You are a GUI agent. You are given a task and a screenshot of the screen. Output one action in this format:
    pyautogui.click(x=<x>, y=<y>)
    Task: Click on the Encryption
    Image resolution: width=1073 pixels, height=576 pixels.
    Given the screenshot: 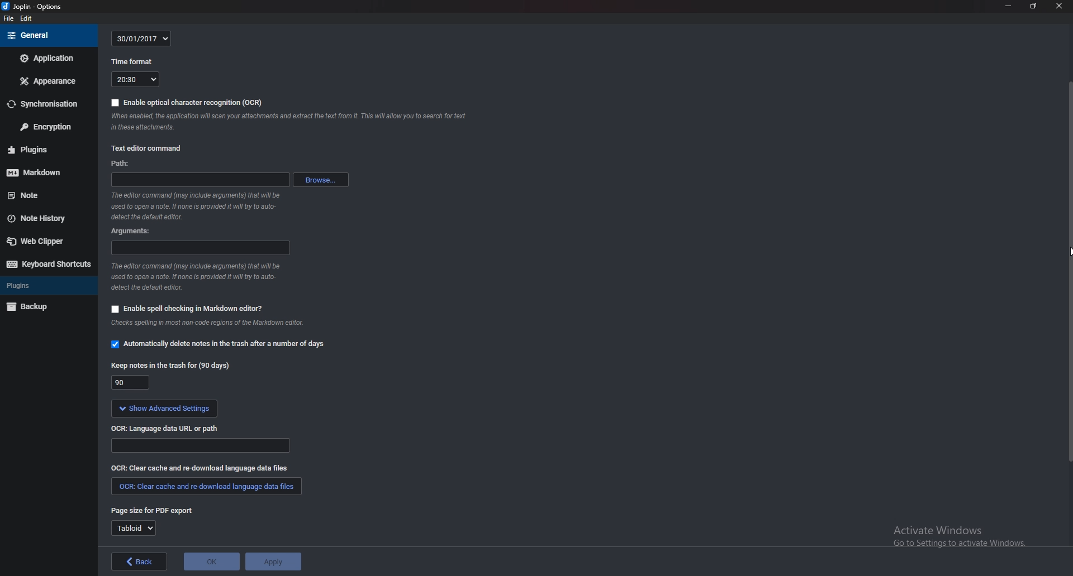 What is the action you would take?
    pyautogui.click(x=45, y=127)
    